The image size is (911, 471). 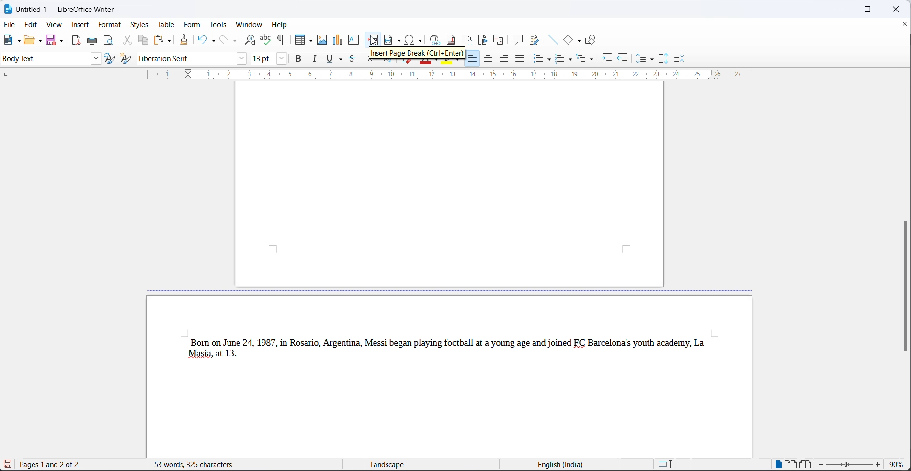 What do you see at coordinates (472, 58) in the screenshot?
I see `t` at bounding box center [472, 58].